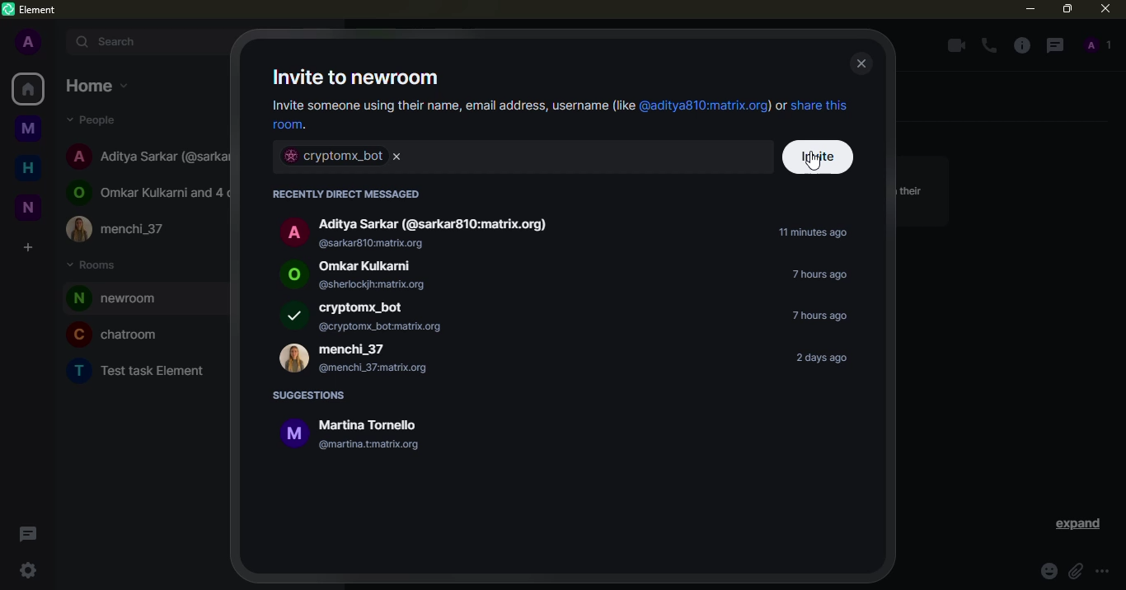 This screenshot has height=590, width=1126. What do you see at coordinates (356, 308) in the screenshot?
I see `cryptomx_bot` at bounding box center [356, 308].